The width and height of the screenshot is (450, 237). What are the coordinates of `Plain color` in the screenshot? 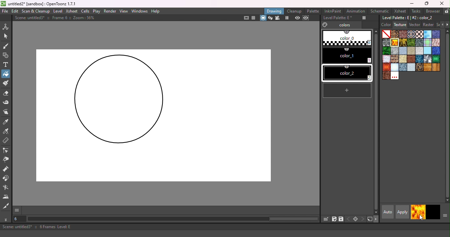 It's located at (386, 34).